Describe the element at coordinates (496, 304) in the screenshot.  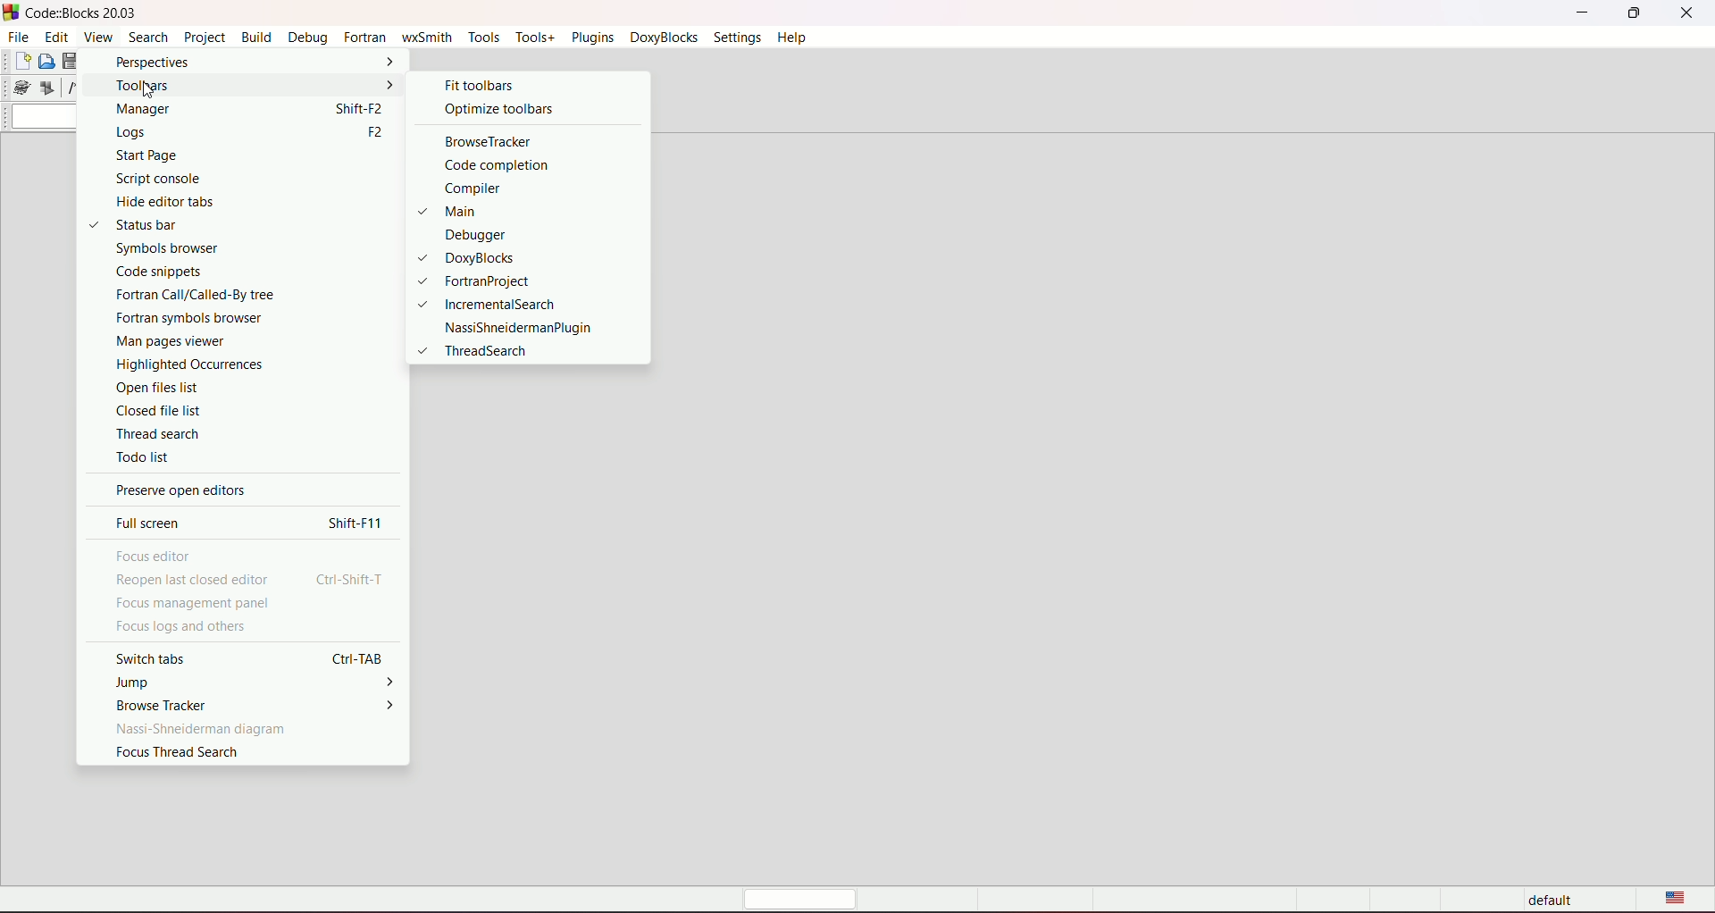
I see `incremental search` at that location.